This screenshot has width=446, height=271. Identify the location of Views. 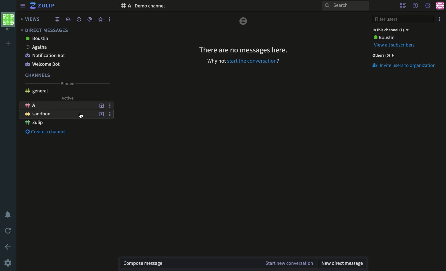
(31, 19).